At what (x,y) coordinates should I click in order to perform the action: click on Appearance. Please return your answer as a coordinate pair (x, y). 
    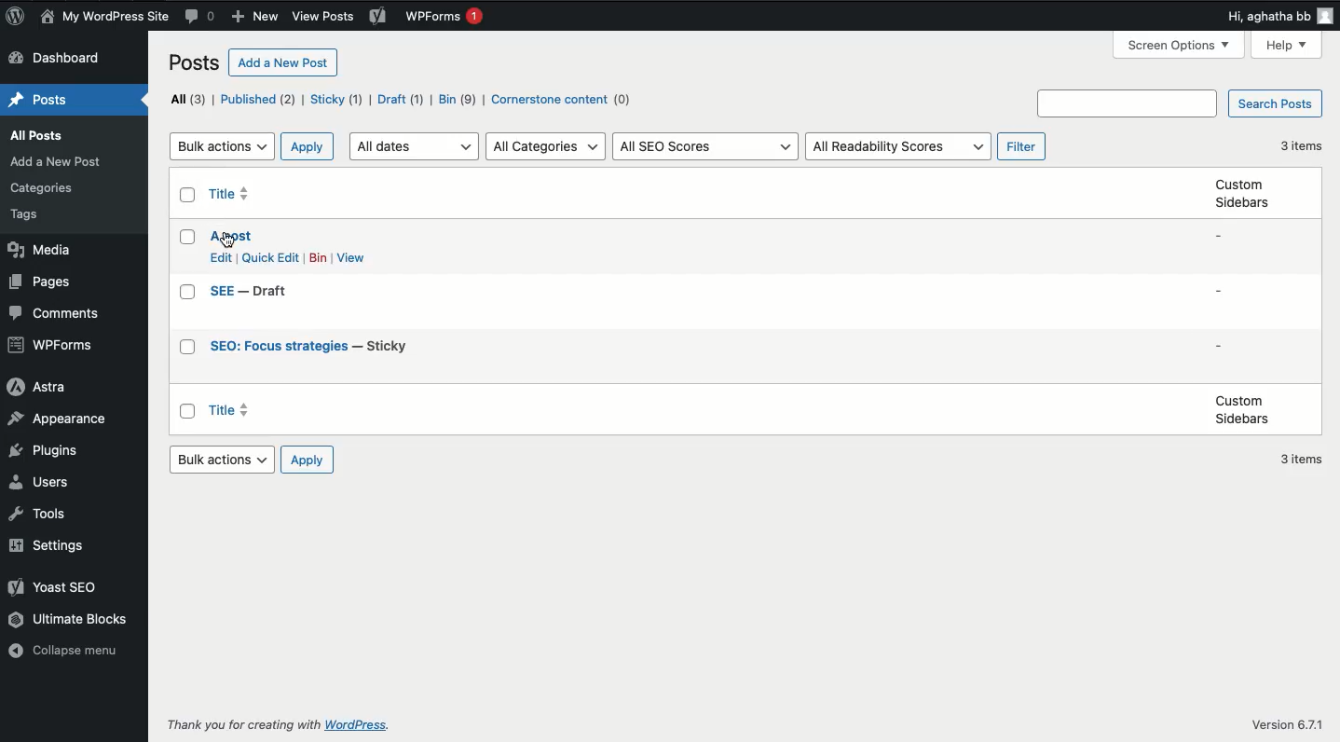
    Looking at the image, I should click on (55, 415).